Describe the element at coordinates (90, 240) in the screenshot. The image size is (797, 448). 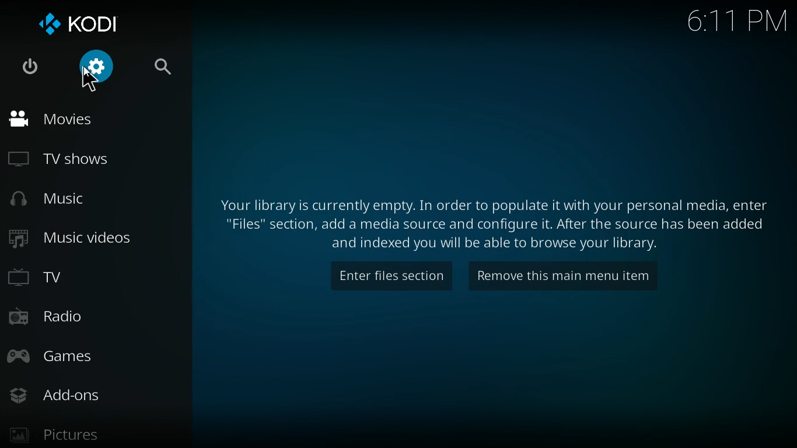
I see `music videos` at that location.